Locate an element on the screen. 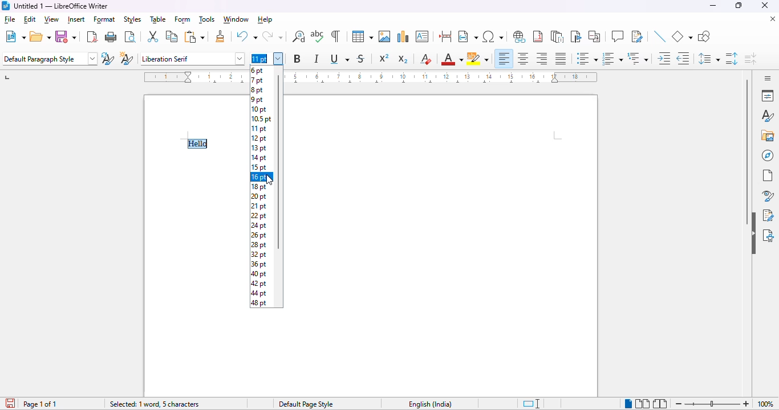 The image size is (779, 410). strikethrough is located at coordinates (361, 59).